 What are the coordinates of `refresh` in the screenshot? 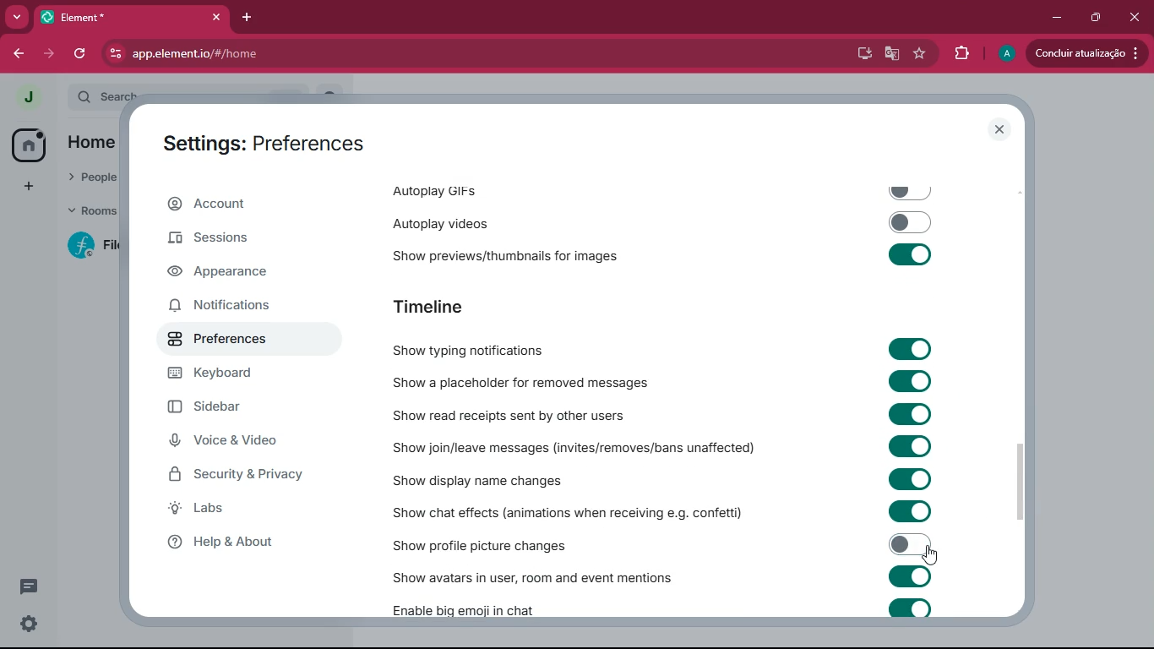 It's located at (79, 55).